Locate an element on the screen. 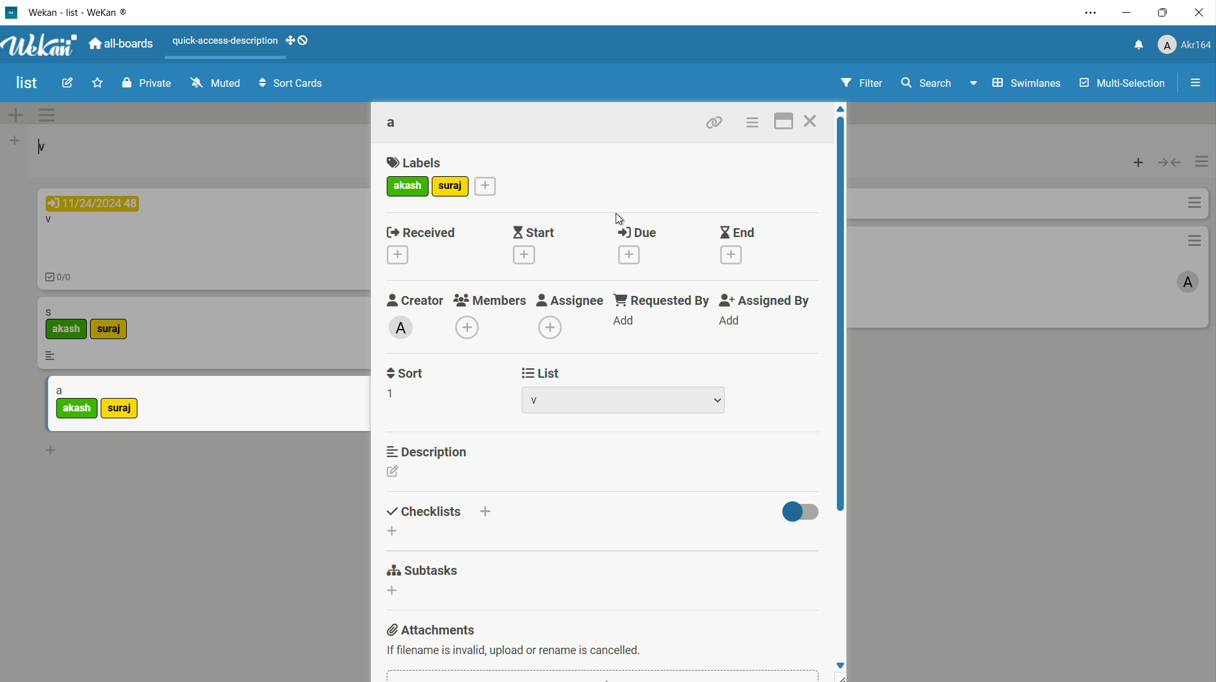 The height and width of the screenshot is (682, 1216). options is located at coordinates (1195, 201).